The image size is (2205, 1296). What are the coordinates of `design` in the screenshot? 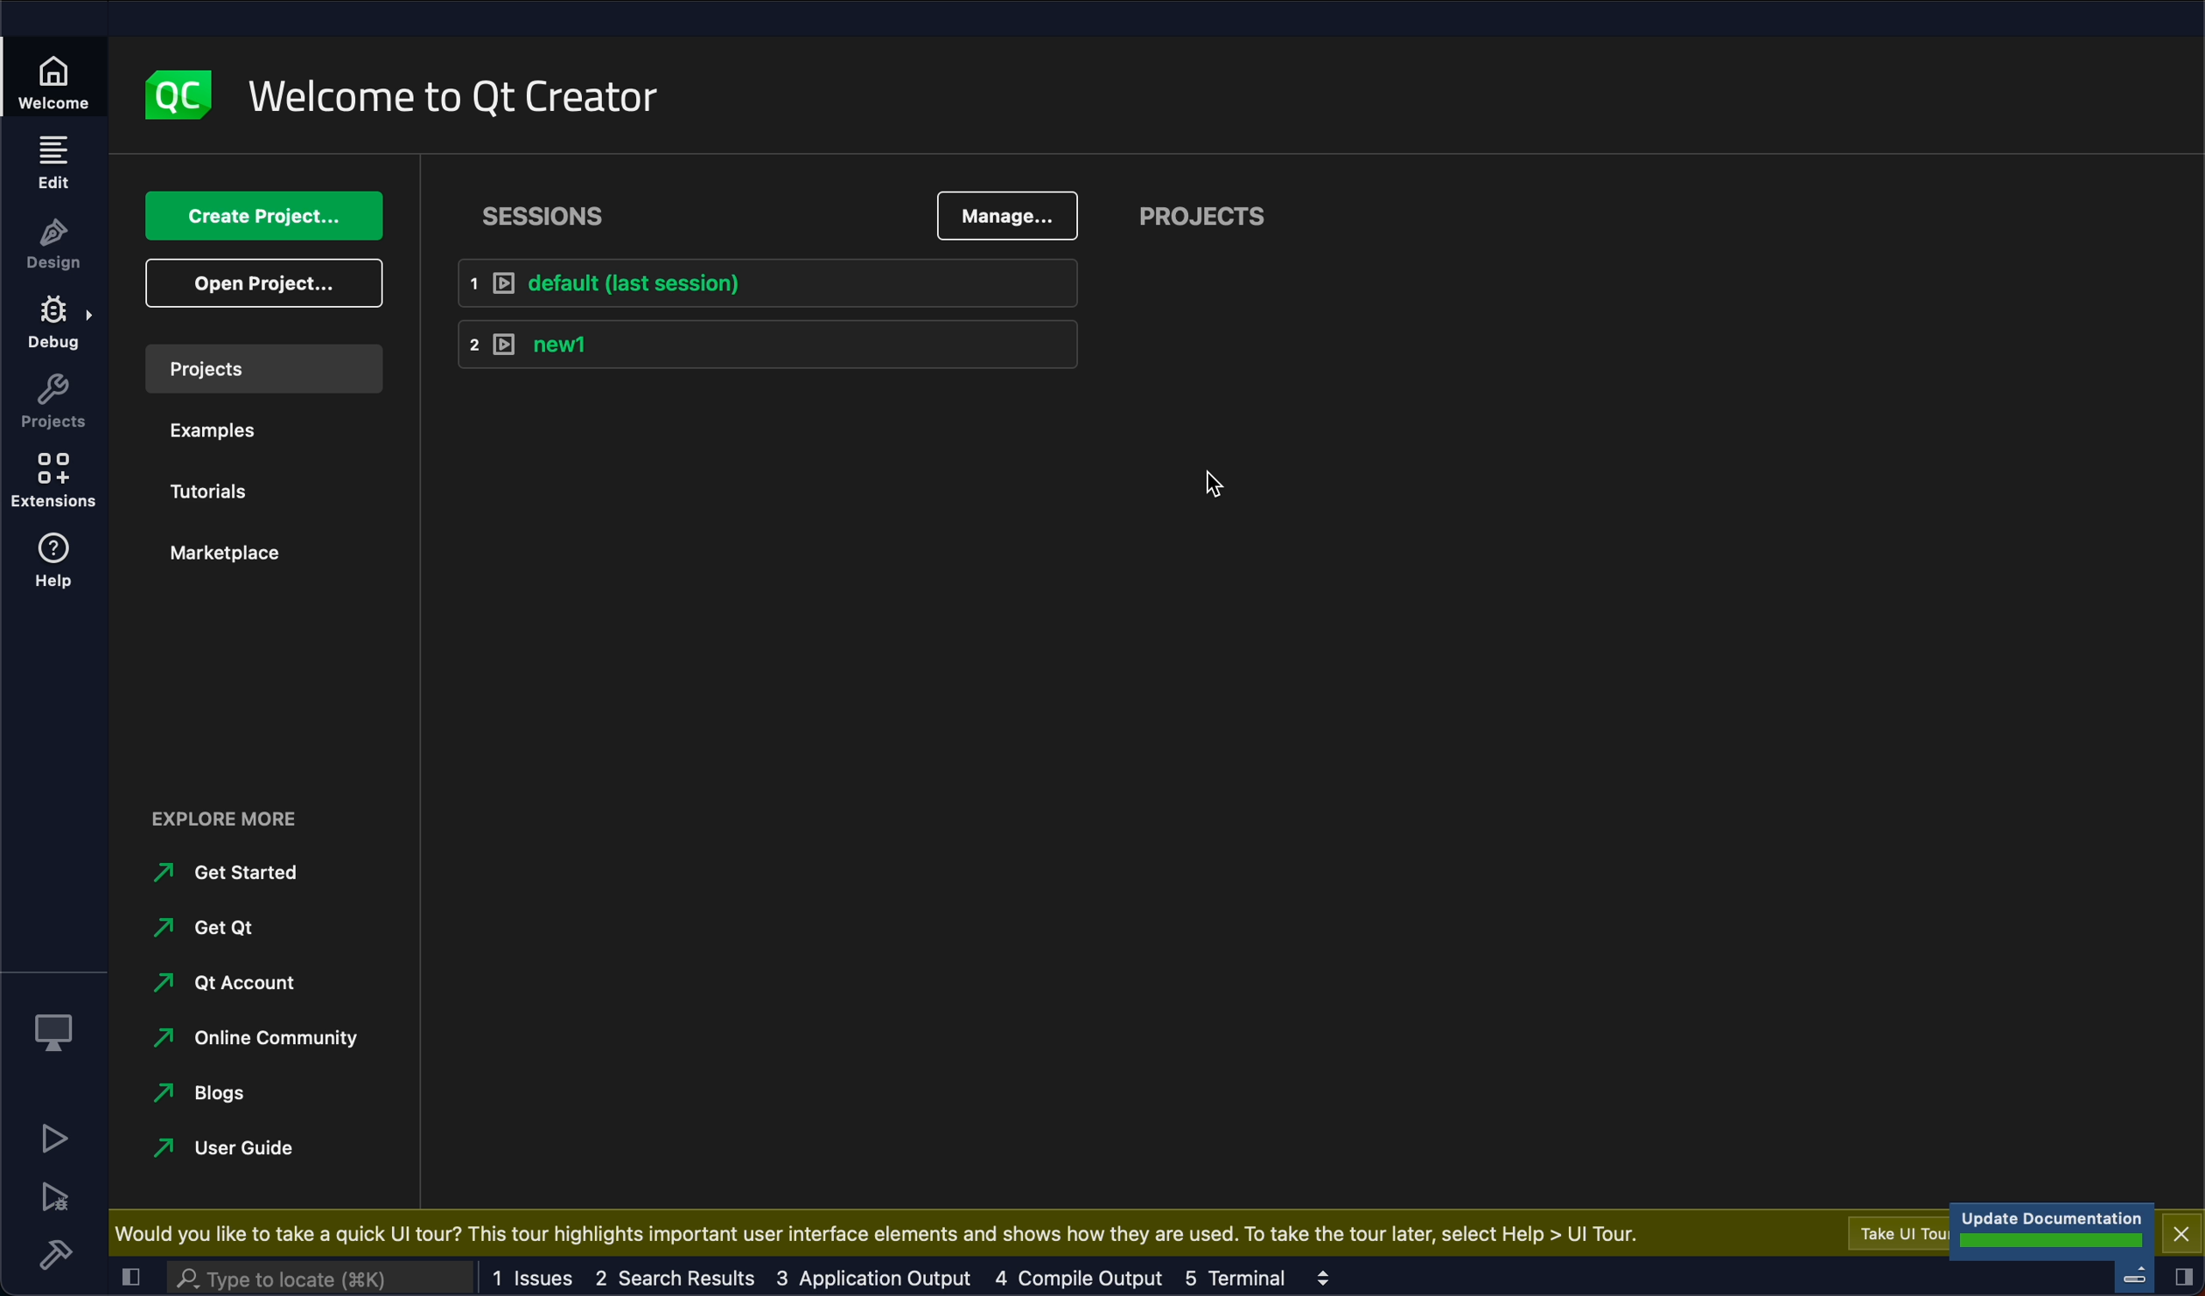 It's located at (54, 244).